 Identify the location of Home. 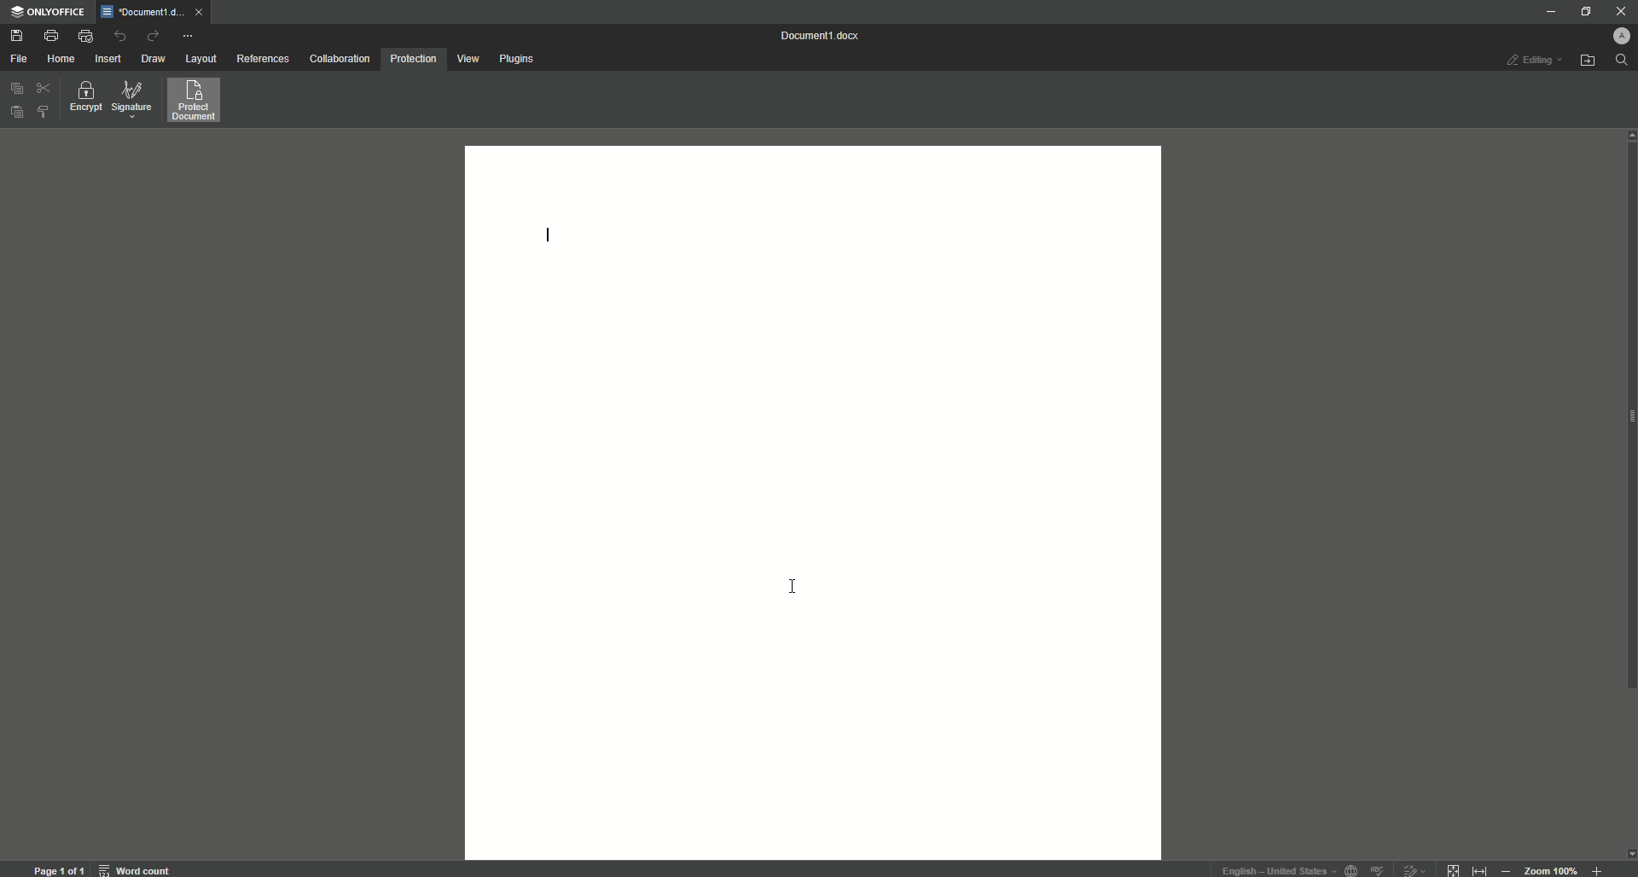
(61, 57).